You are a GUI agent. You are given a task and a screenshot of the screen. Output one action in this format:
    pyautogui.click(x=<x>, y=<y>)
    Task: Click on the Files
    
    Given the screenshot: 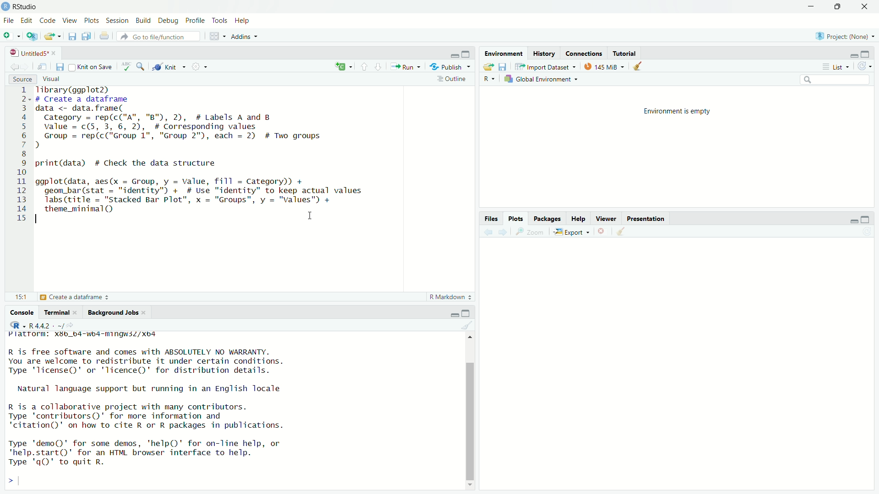 What is the action you would take?
    pyautogui.click(x=491, y=217)
    